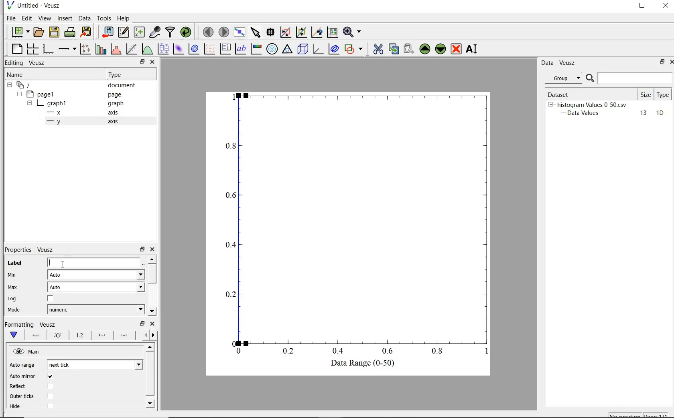  I want to click on plot key, so click(225, 48).